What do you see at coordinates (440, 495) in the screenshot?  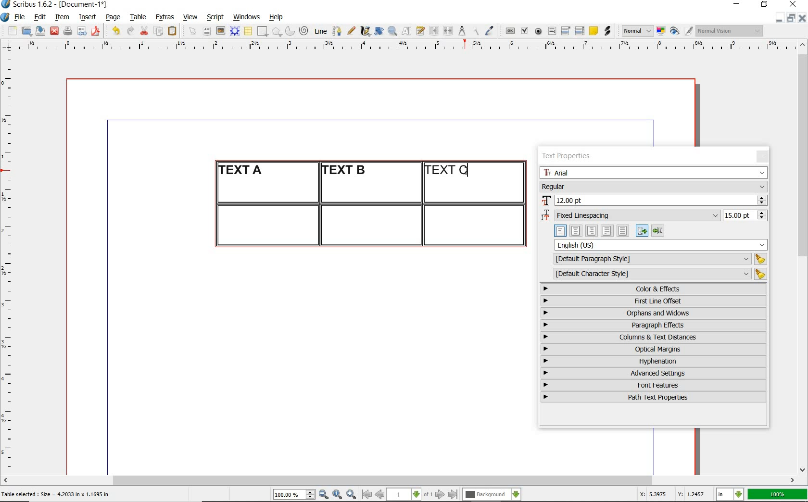 I see `go to next page` at bounding box center [440, 495].